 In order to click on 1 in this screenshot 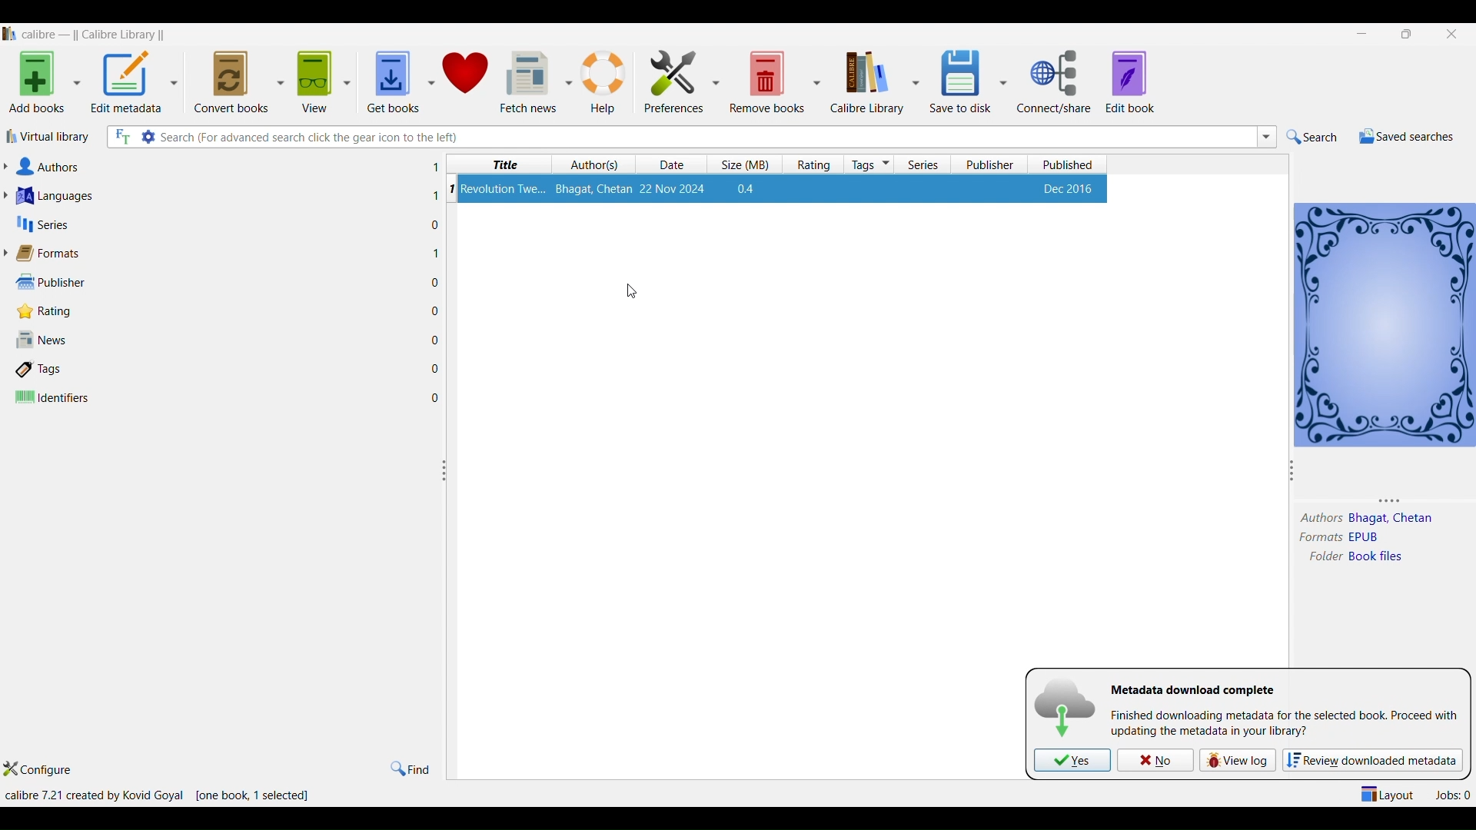, I will do `click(437, 254)`.